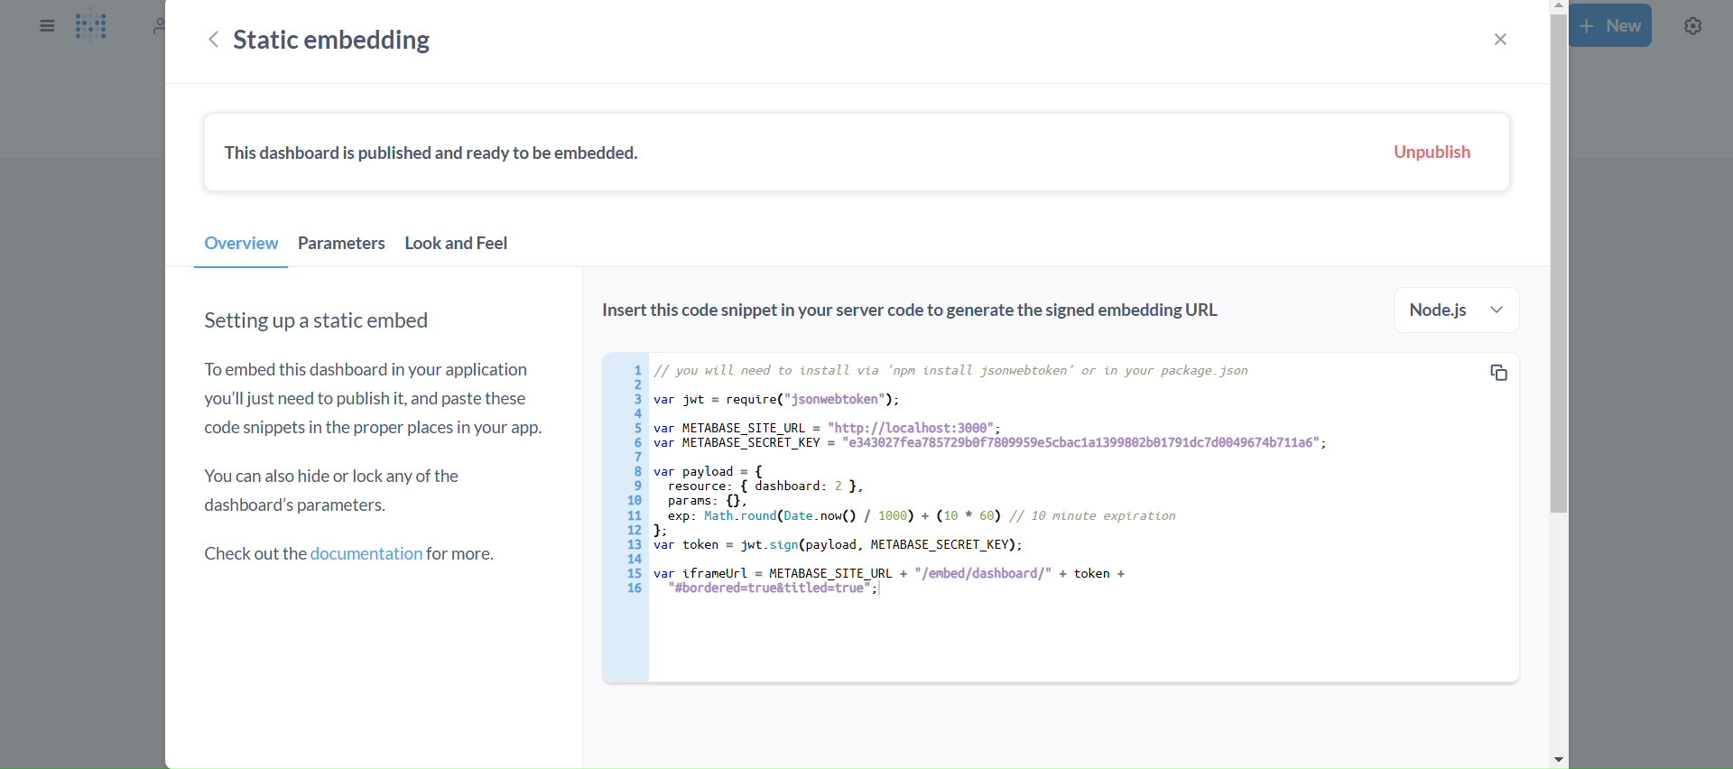  What do you see at coordinates (1555, 384) in the screenshot?
I see `vertical scroll bar` at bounding box center [1555, 384].